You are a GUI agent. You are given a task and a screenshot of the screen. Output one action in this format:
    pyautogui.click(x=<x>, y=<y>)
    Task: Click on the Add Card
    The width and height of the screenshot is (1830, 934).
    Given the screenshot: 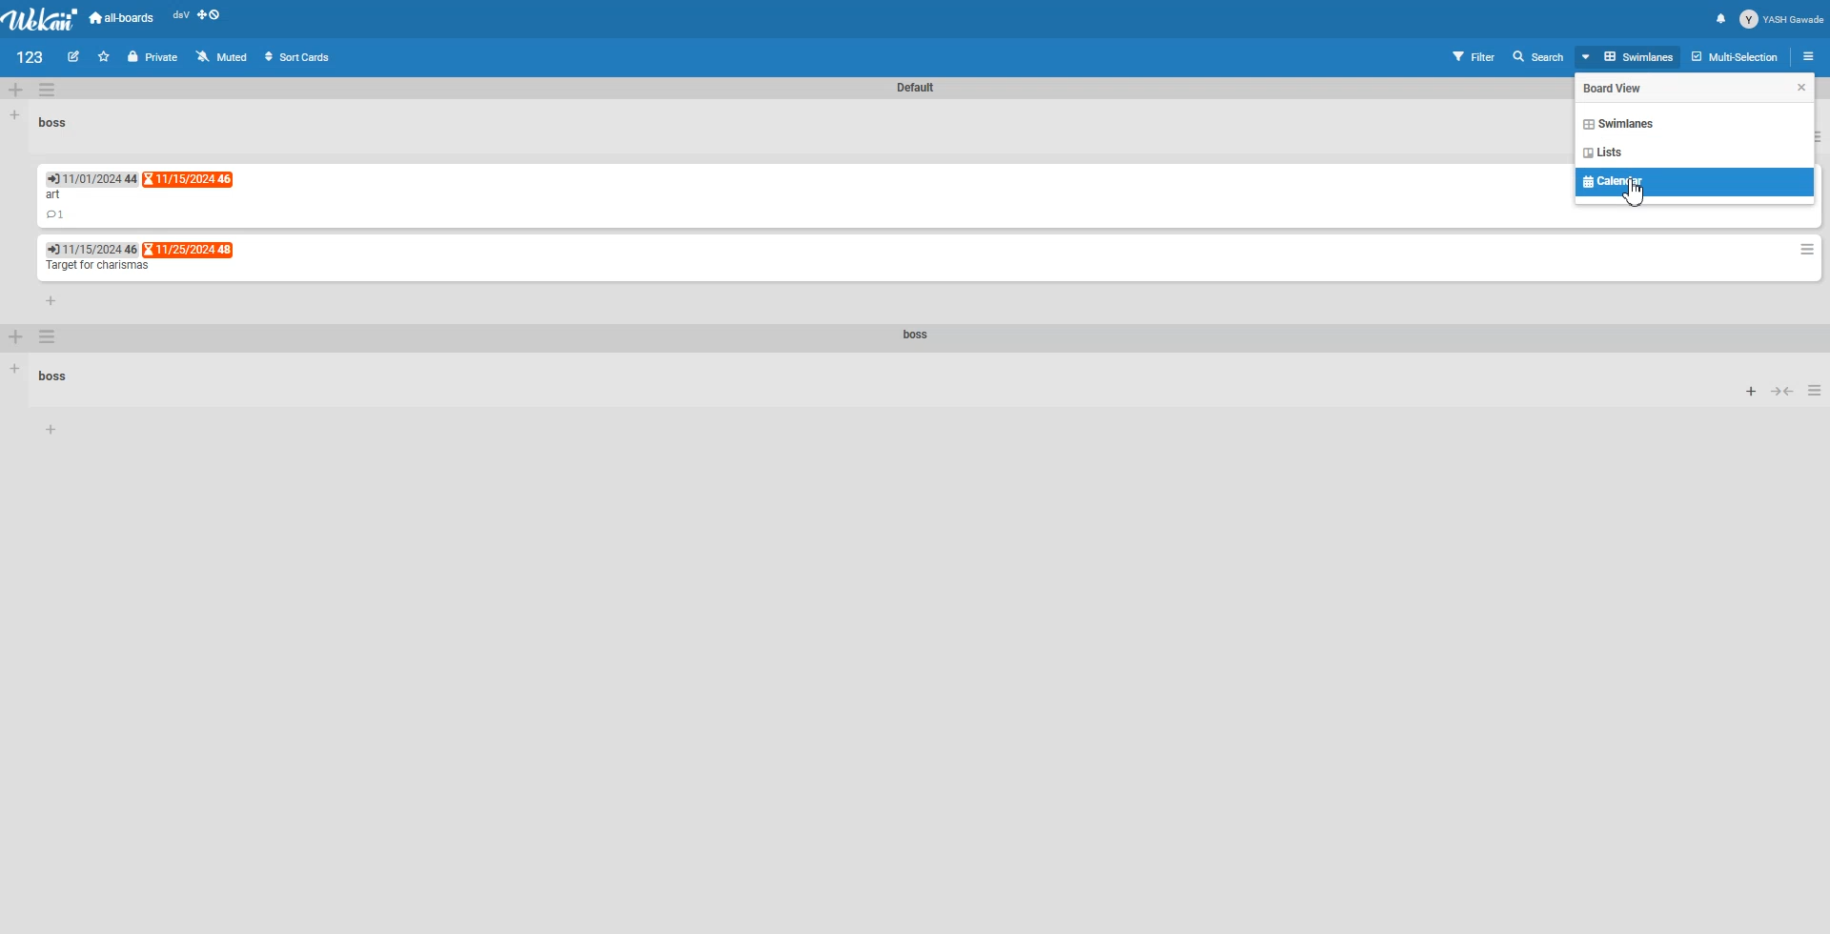 What is the action you would take?
    pyautogui.click(x=51, y=430)
    